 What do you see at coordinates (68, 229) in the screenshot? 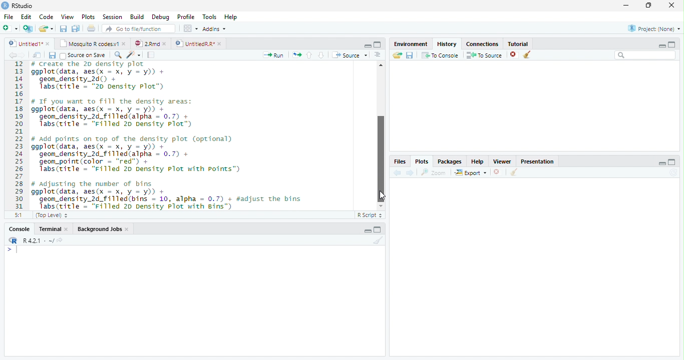
I see `close` at bounding box center [68, 229].